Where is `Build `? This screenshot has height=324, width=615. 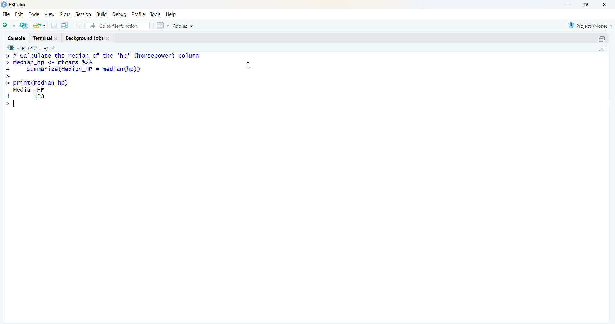
Build  is located at coordinates (102, 15).